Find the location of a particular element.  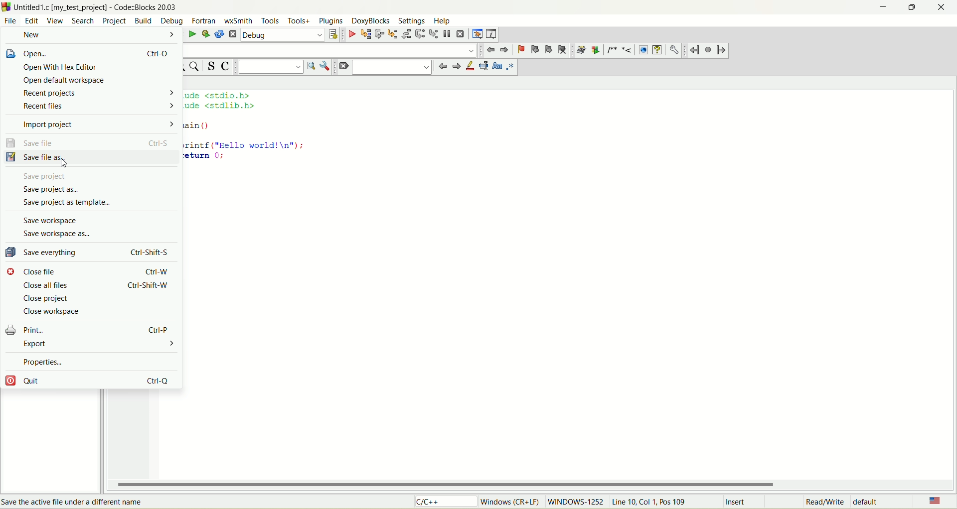

fortan is located at coordinates (205, 21).